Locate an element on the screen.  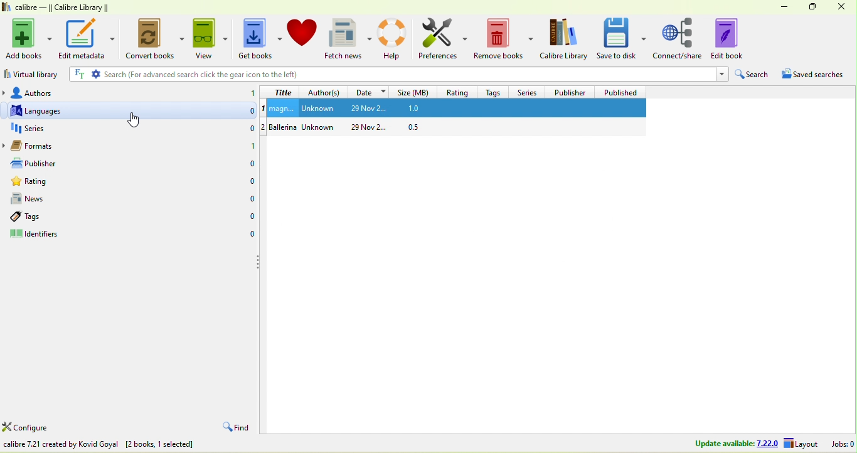
0 is located at coordinates (246, 130).